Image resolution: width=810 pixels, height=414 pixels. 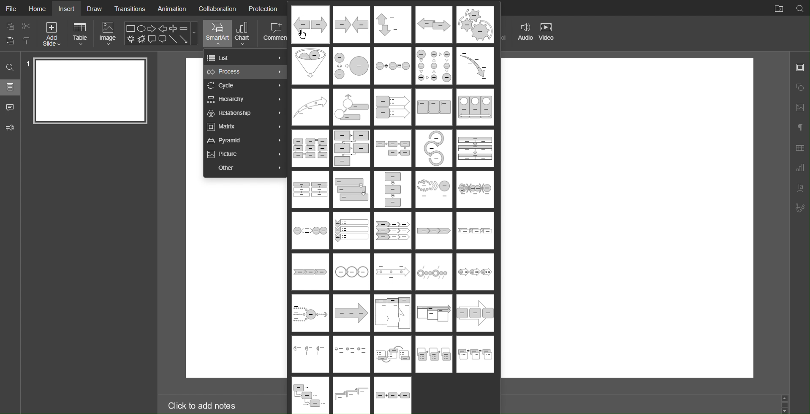 What do you see at coordinates (523, 33) in the screenshot?
I see `Audio` at bounding box center [523, 33].